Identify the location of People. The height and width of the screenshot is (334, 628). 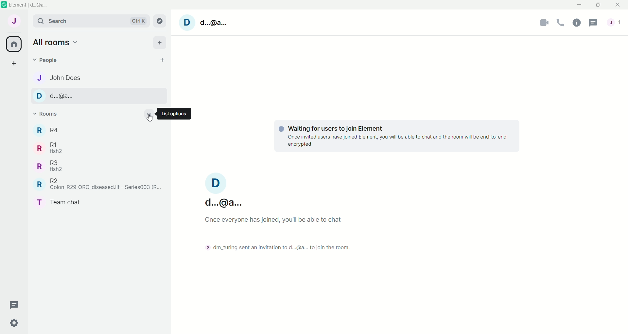
(48, 60).